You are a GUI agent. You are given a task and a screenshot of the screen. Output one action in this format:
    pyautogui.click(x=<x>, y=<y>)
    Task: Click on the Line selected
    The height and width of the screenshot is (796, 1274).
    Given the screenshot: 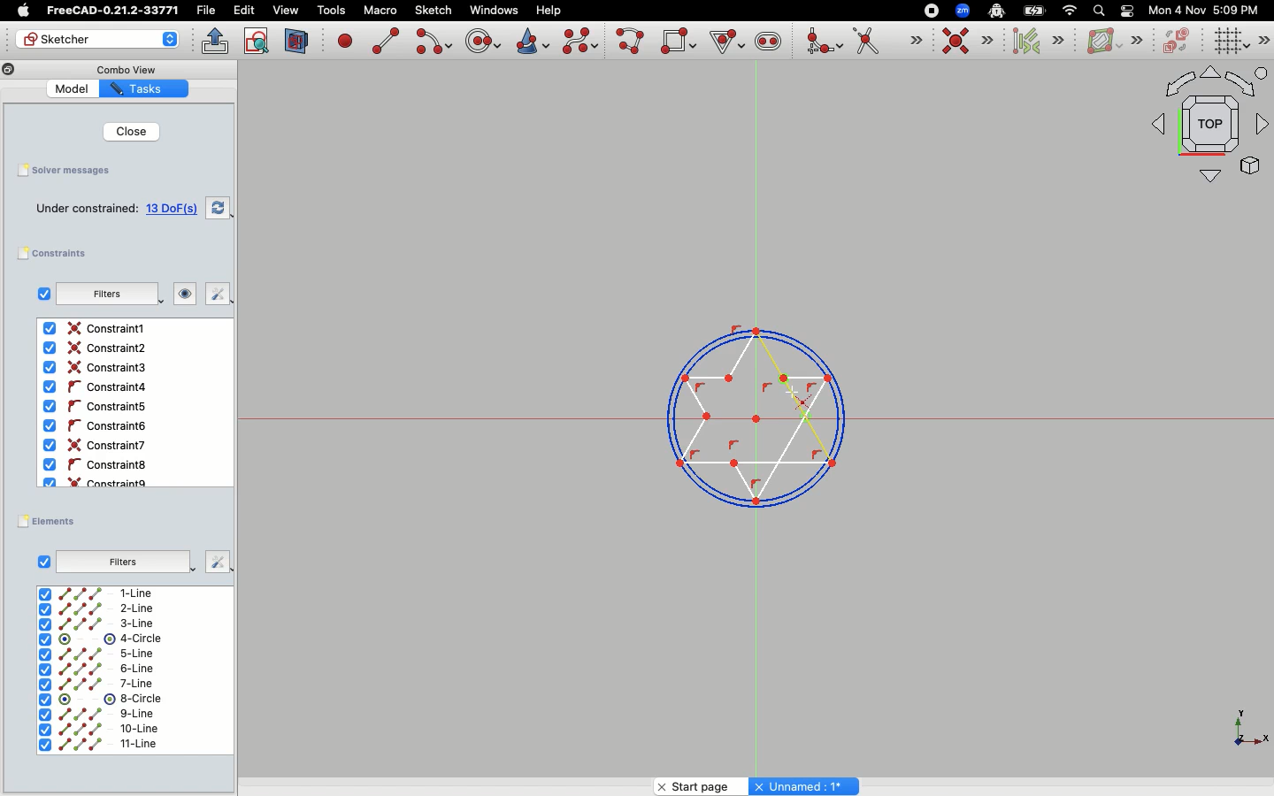 What is the action you would take?
    pyautogui.click(x=746, y=407)
    